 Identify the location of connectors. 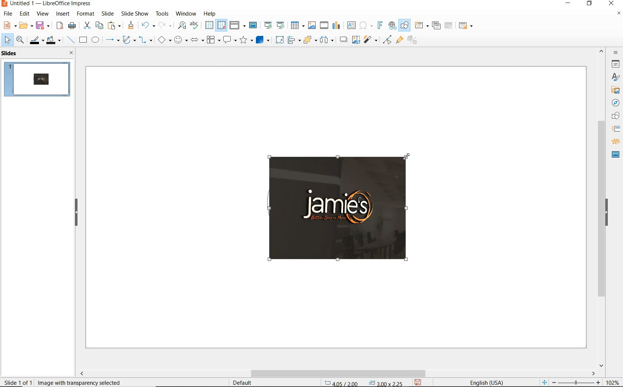
(146, 41).